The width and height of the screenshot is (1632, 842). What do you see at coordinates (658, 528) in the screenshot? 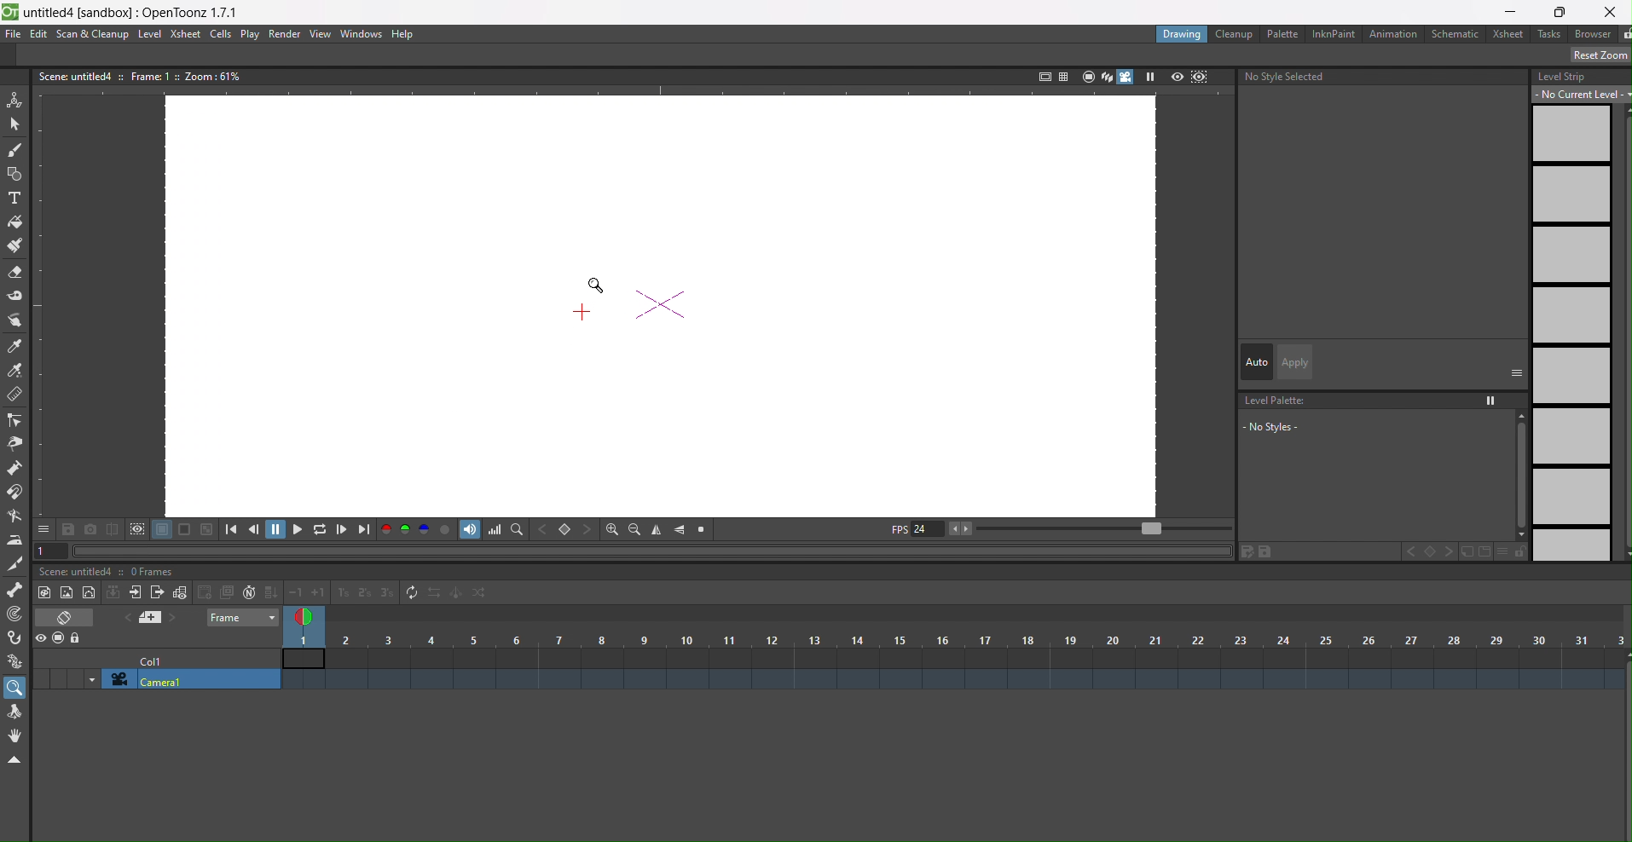
I see `flip vertical` at bounding box center [658, 528].